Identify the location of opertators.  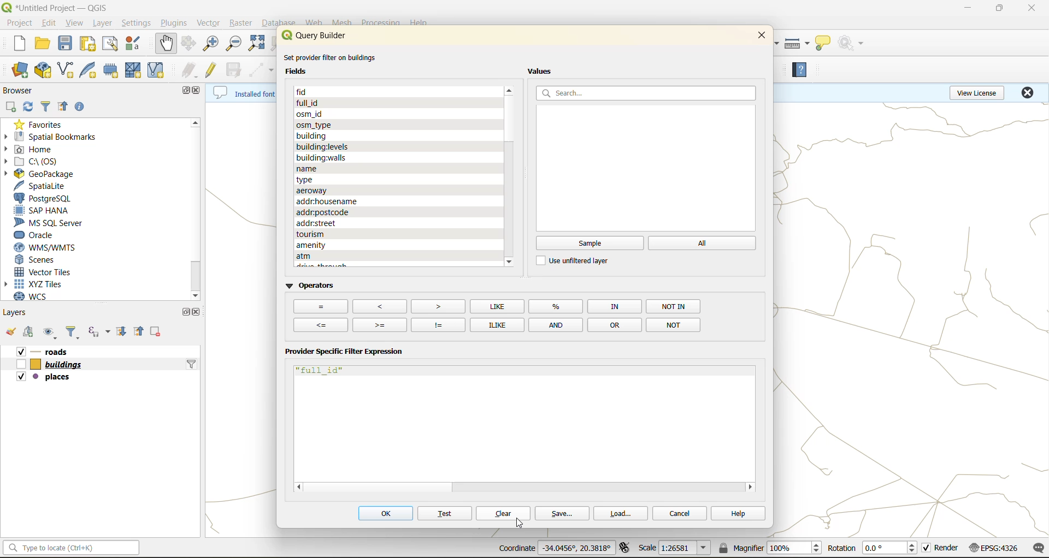
(494, 324).